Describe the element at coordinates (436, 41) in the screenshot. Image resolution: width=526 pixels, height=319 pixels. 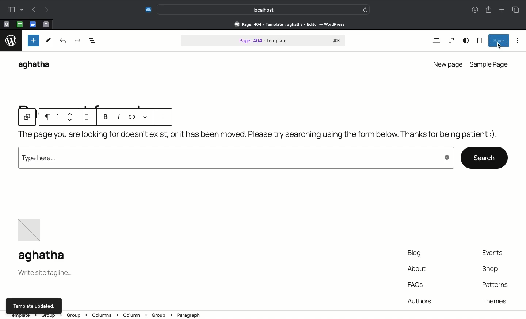
I see `View` at that location.